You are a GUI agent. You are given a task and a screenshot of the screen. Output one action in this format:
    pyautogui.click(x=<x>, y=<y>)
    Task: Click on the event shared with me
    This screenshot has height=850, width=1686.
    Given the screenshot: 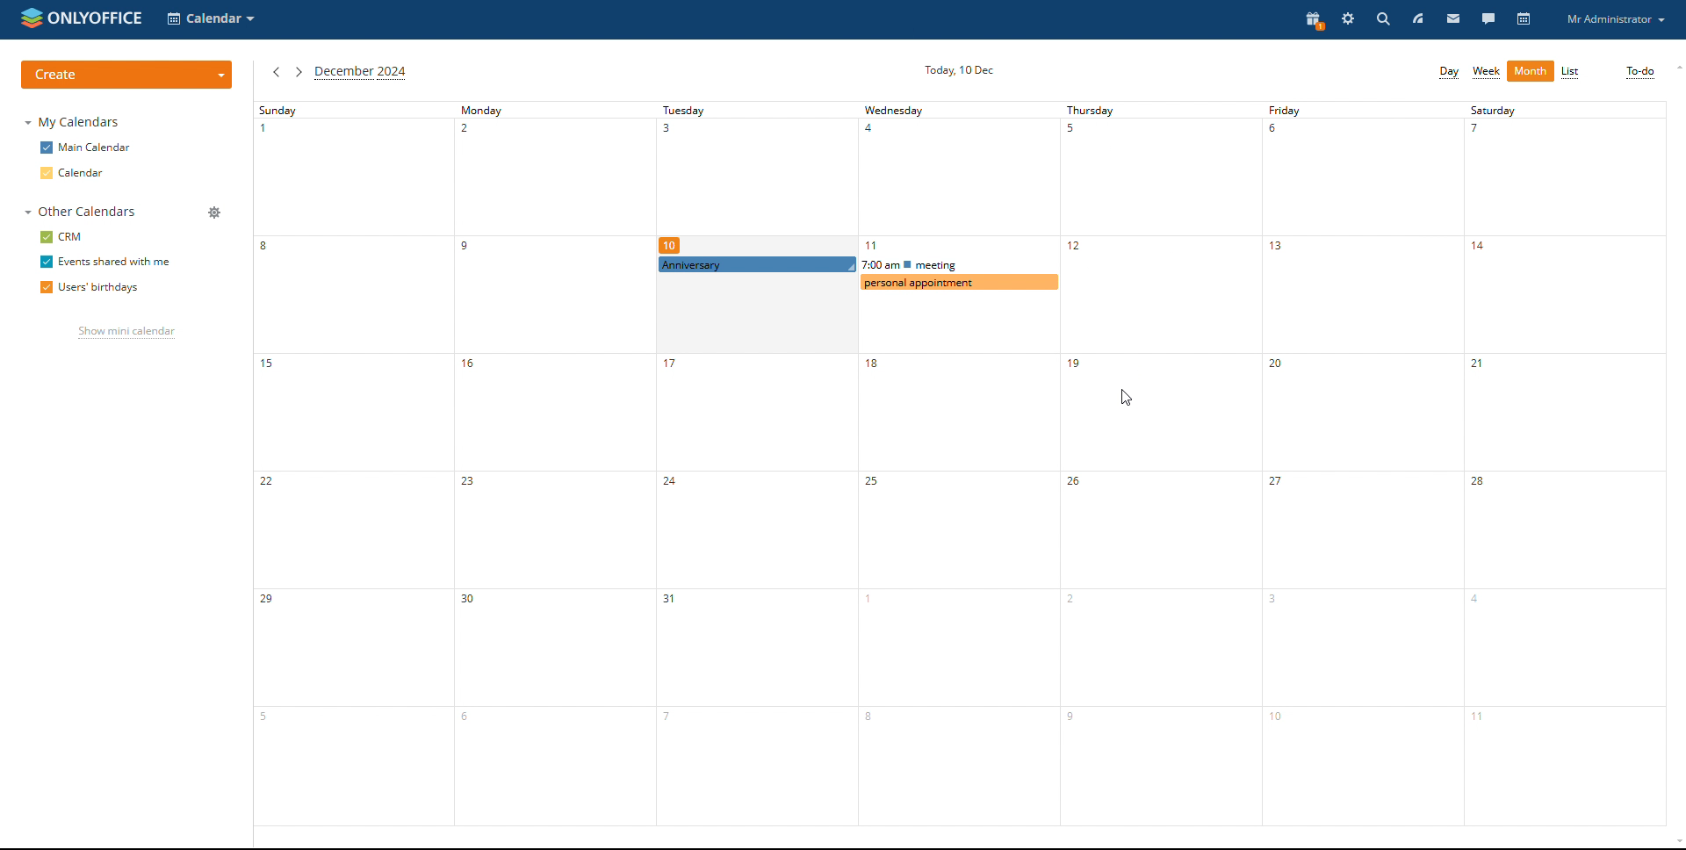 What is the action you would take?
    pyautogui.click(x=104, y=263)
    